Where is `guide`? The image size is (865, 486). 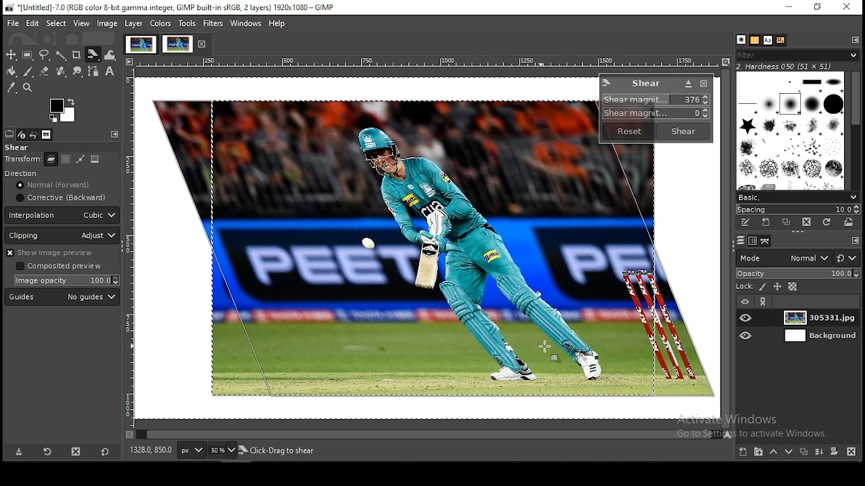 guide is located at coordinates (61, 297).